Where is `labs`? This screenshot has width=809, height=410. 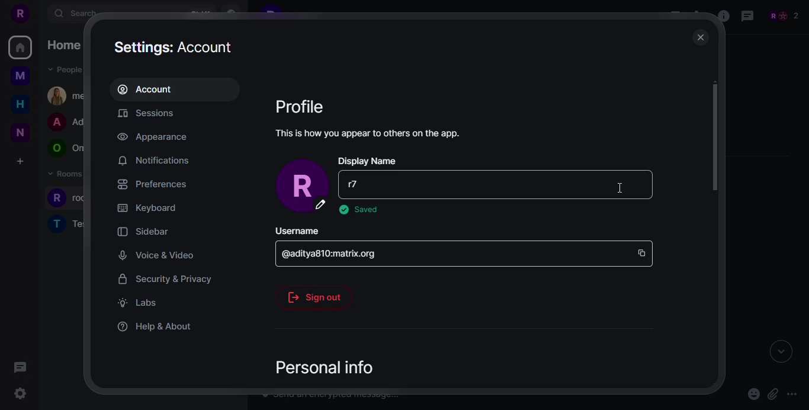
labs is located at coordinates (138, 302).